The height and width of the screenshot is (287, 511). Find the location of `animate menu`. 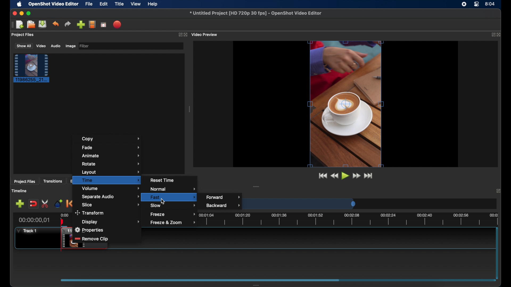

animate menu is located at coordinates (111, 155).